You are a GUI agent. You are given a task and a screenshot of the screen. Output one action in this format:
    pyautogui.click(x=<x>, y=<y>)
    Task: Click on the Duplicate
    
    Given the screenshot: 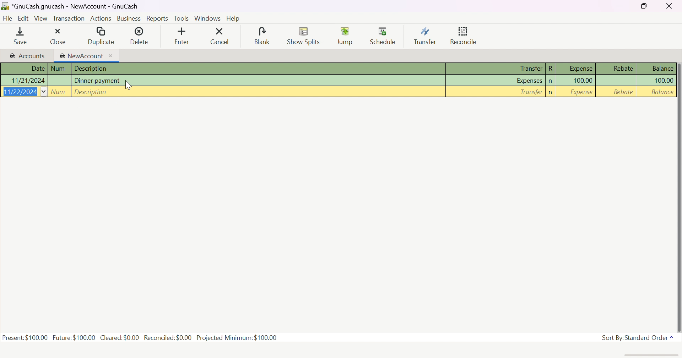 What is the action you would take?
    pyautogui.click(x=101, y=36)
    